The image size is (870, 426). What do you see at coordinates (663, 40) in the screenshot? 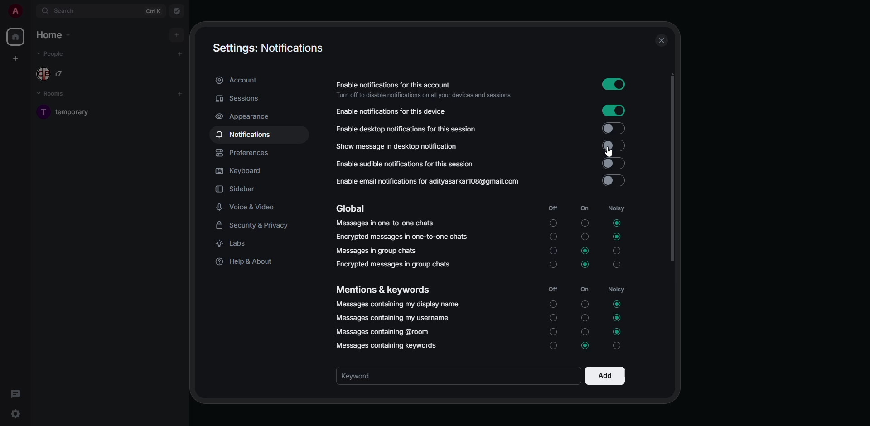
I see `close` at bounding box center [663, 40].